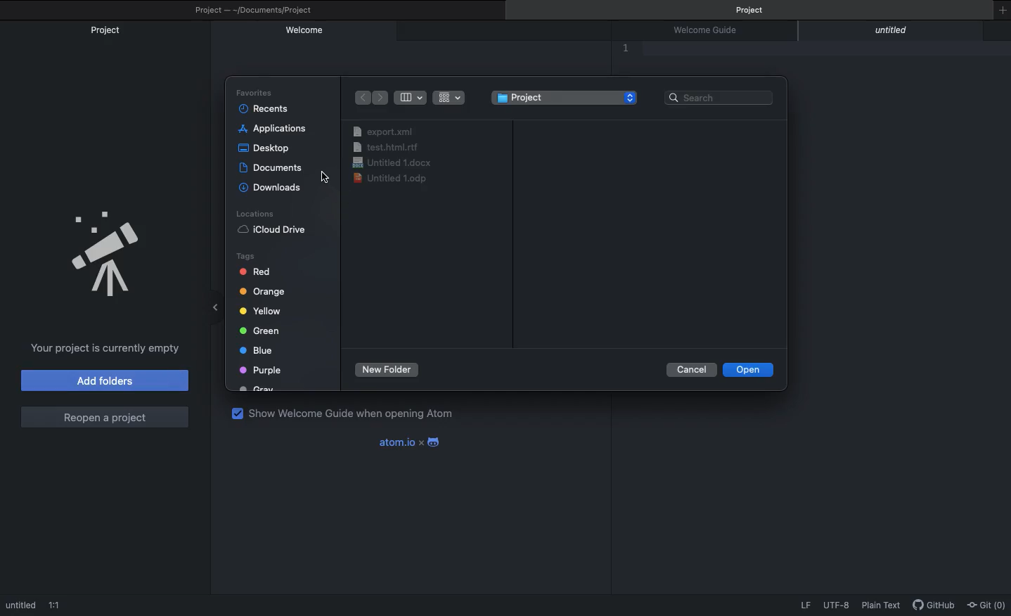 The image size is (1011, 616). I want to click on Plain text, so click(884, 606).